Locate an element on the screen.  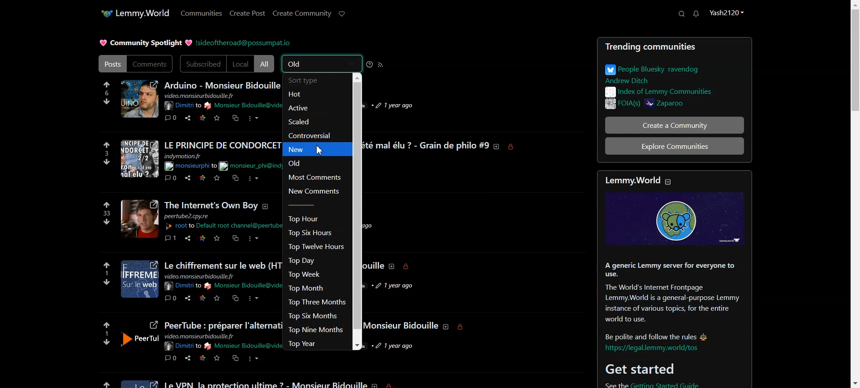
Old is located at coordinates (314, 163).